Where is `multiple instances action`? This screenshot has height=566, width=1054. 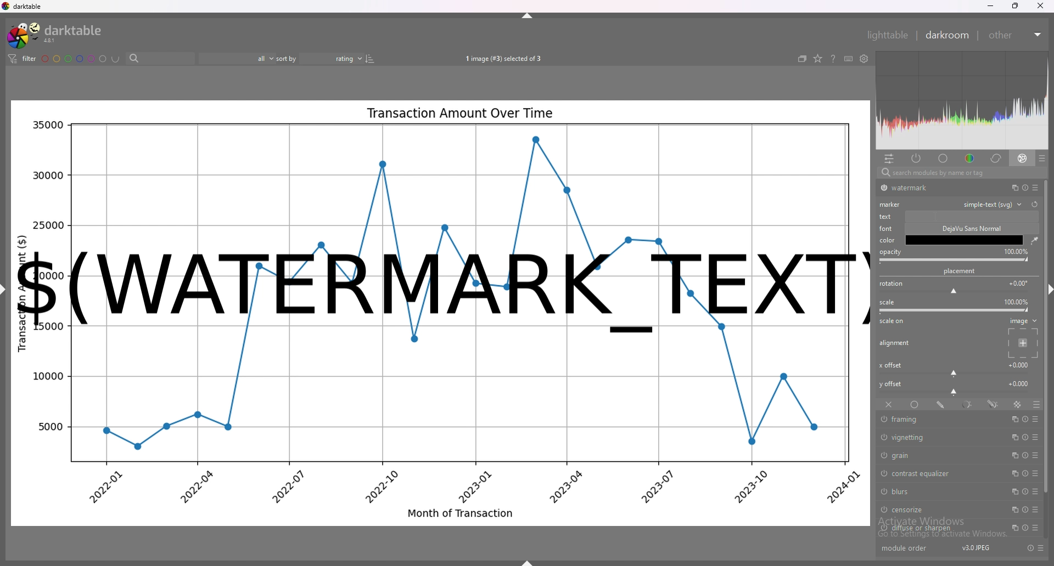
multiple instances action is located at coordinates (1014, 418).